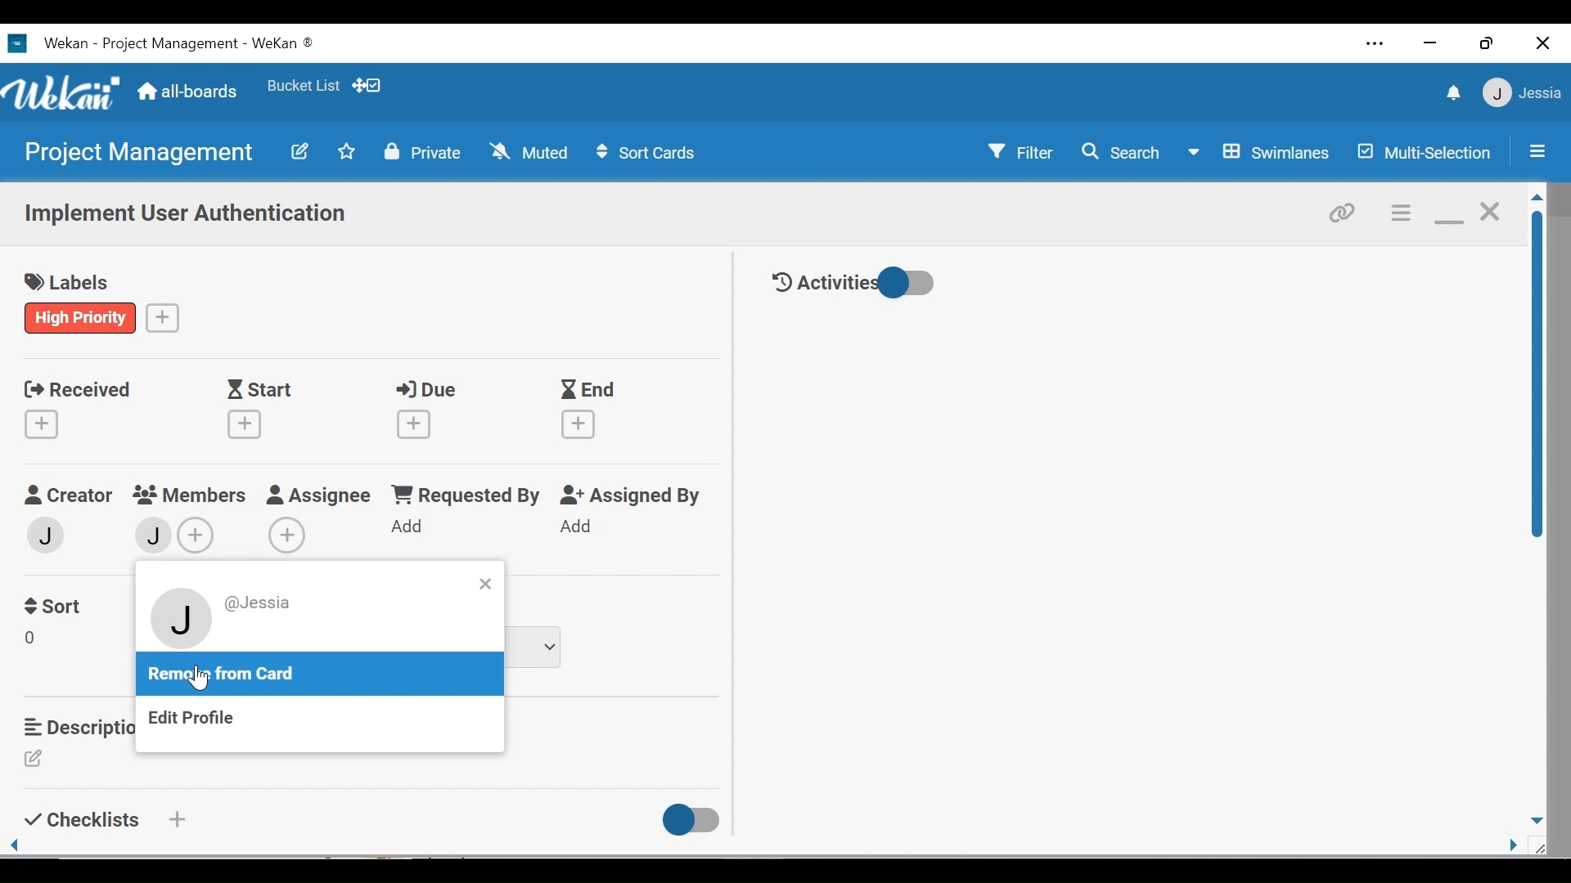 Image resolution: width=1571 pixels, height=883 pixels. Describe the element at coordinates (1484, 44) in the screenshot. I see `Restore` at that location.